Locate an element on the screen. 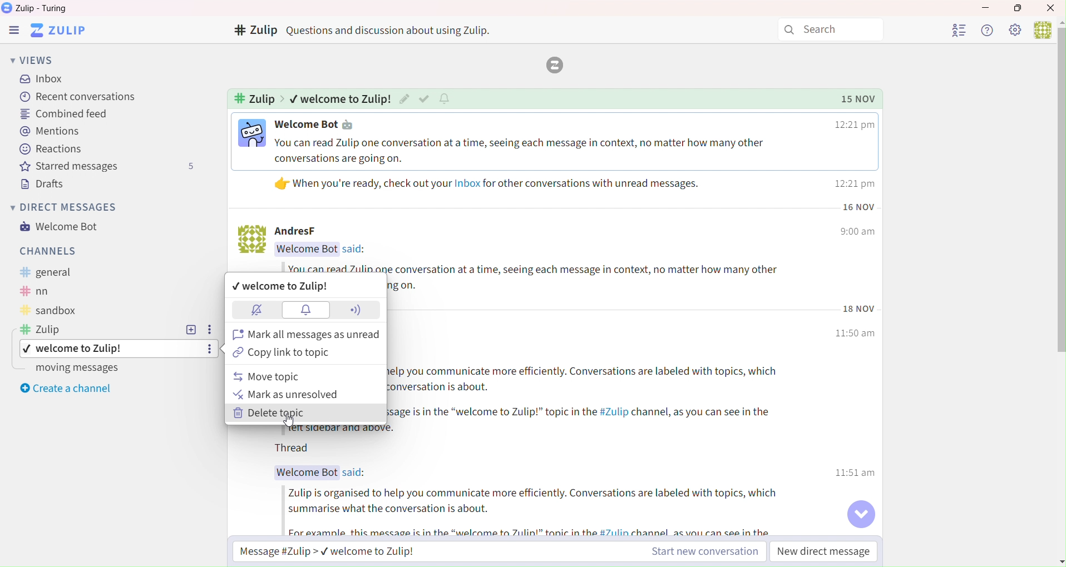  Search is located at coordinates (830, 30).